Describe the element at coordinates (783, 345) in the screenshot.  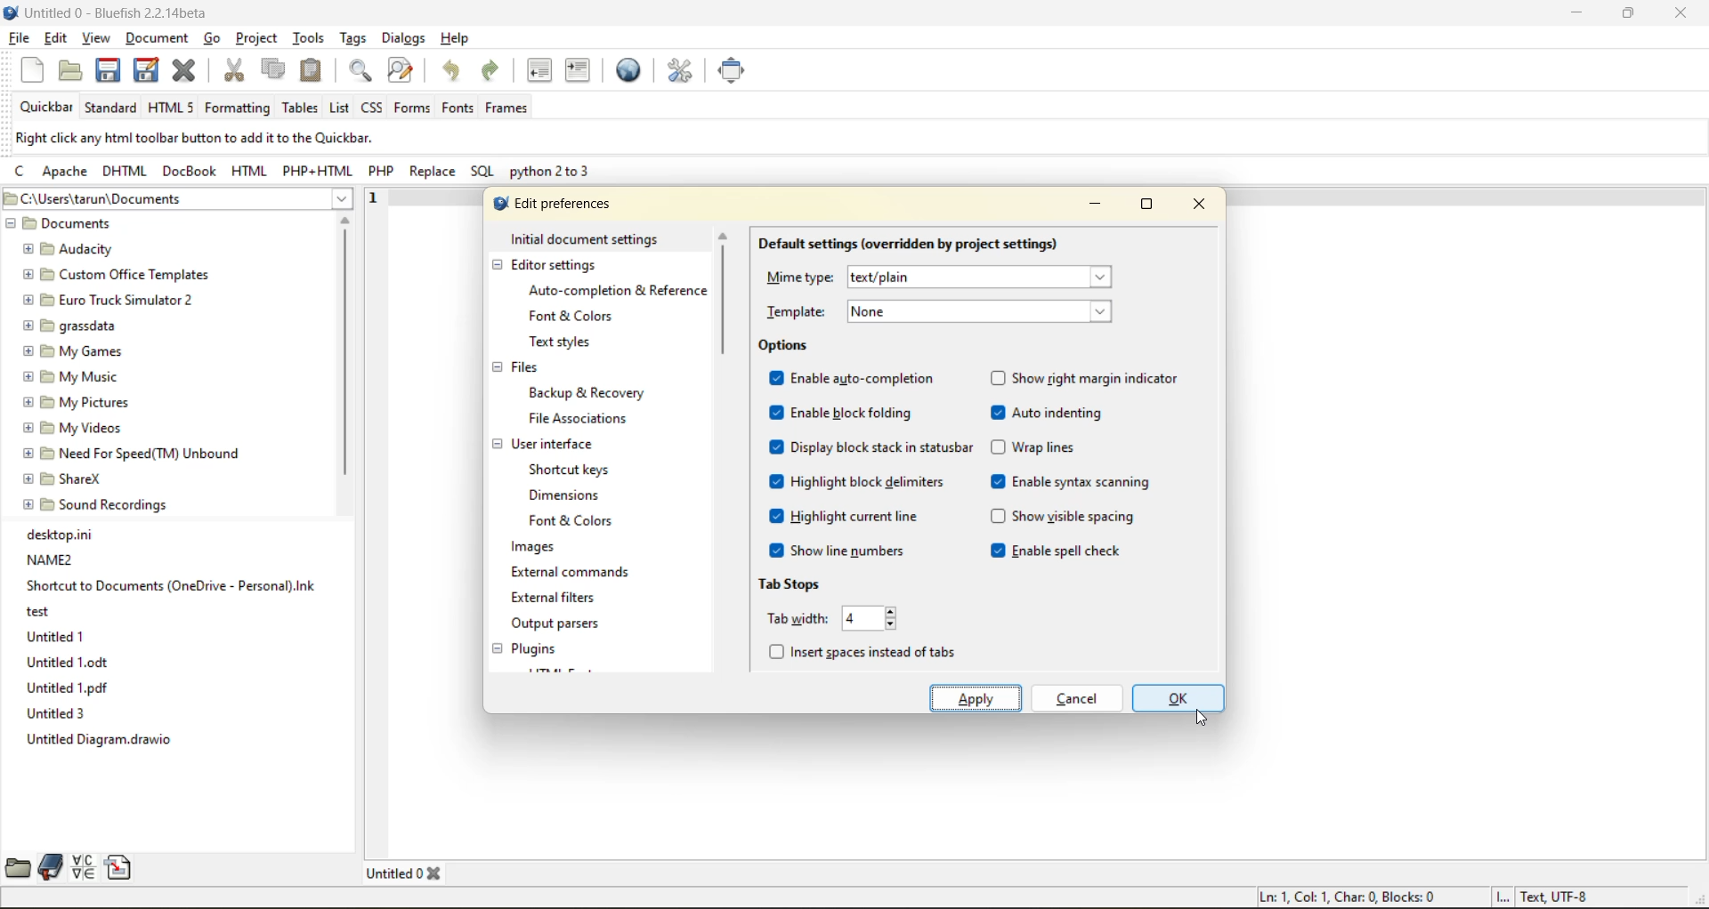
I see `options` at that location.